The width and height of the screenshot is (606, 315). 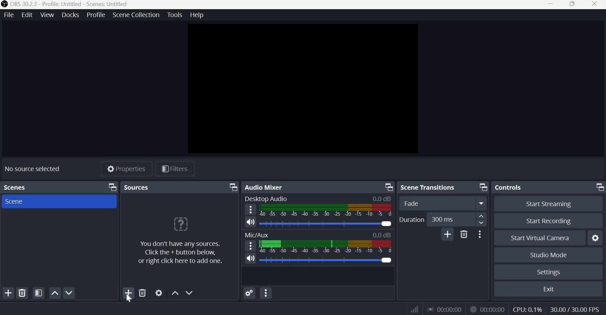 What do you see at coordinates (48, 15) in the screenshot?
I see `View` at bounding box center [48, 15].